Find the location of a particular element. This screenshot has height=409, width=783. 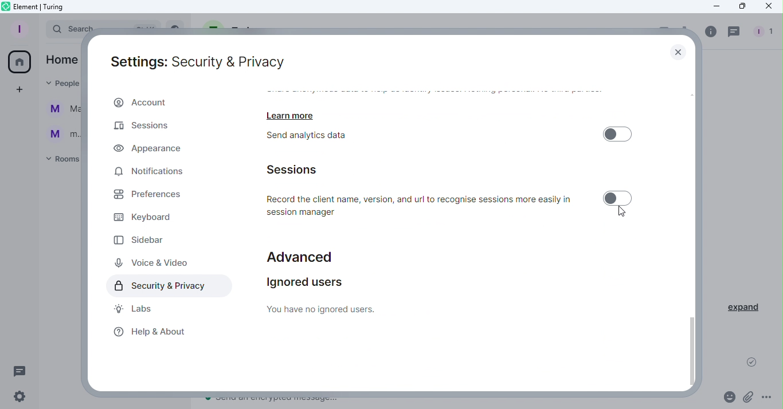

Attachment is located at coordinates (749, 397).